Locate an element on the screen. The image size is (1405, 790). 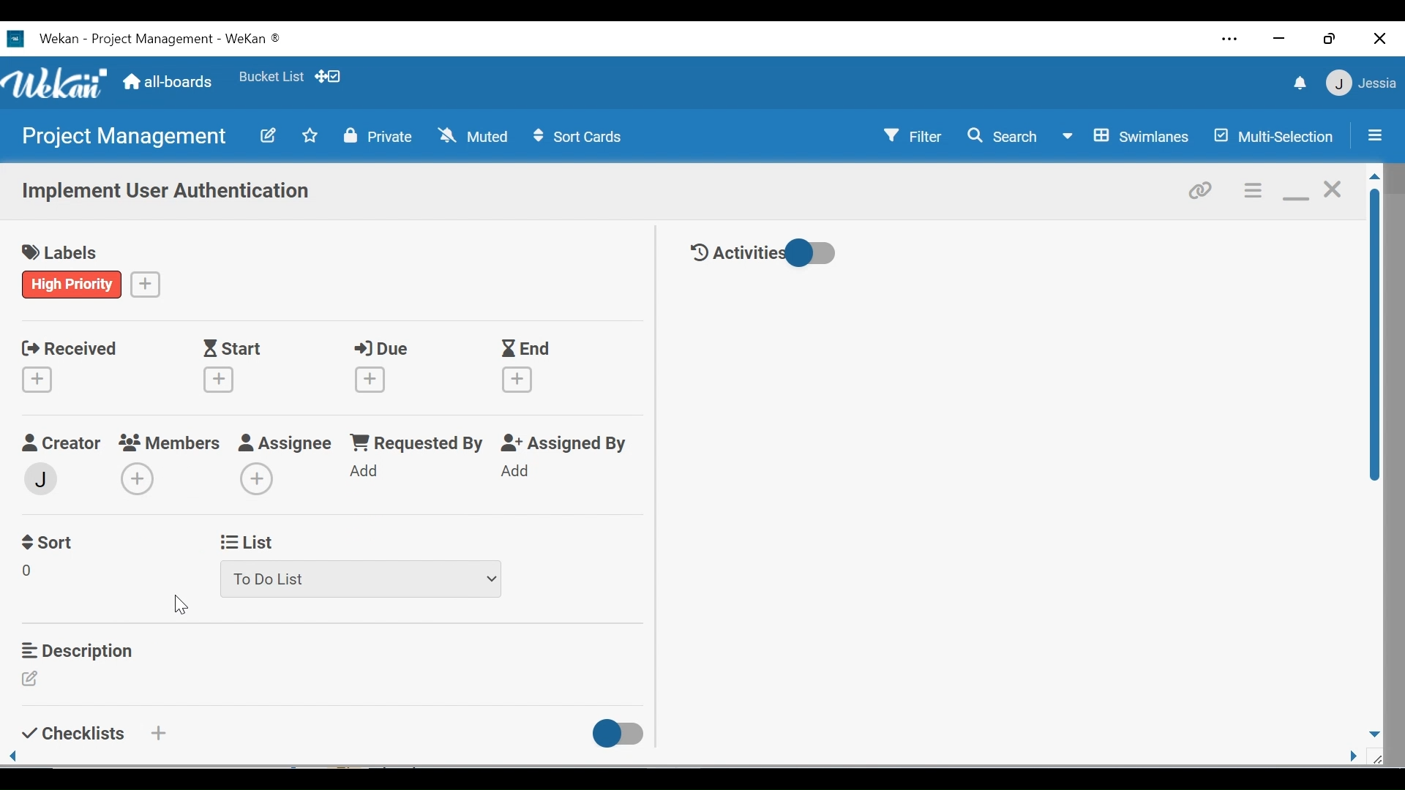
move left is located at coordinates (14, 757).